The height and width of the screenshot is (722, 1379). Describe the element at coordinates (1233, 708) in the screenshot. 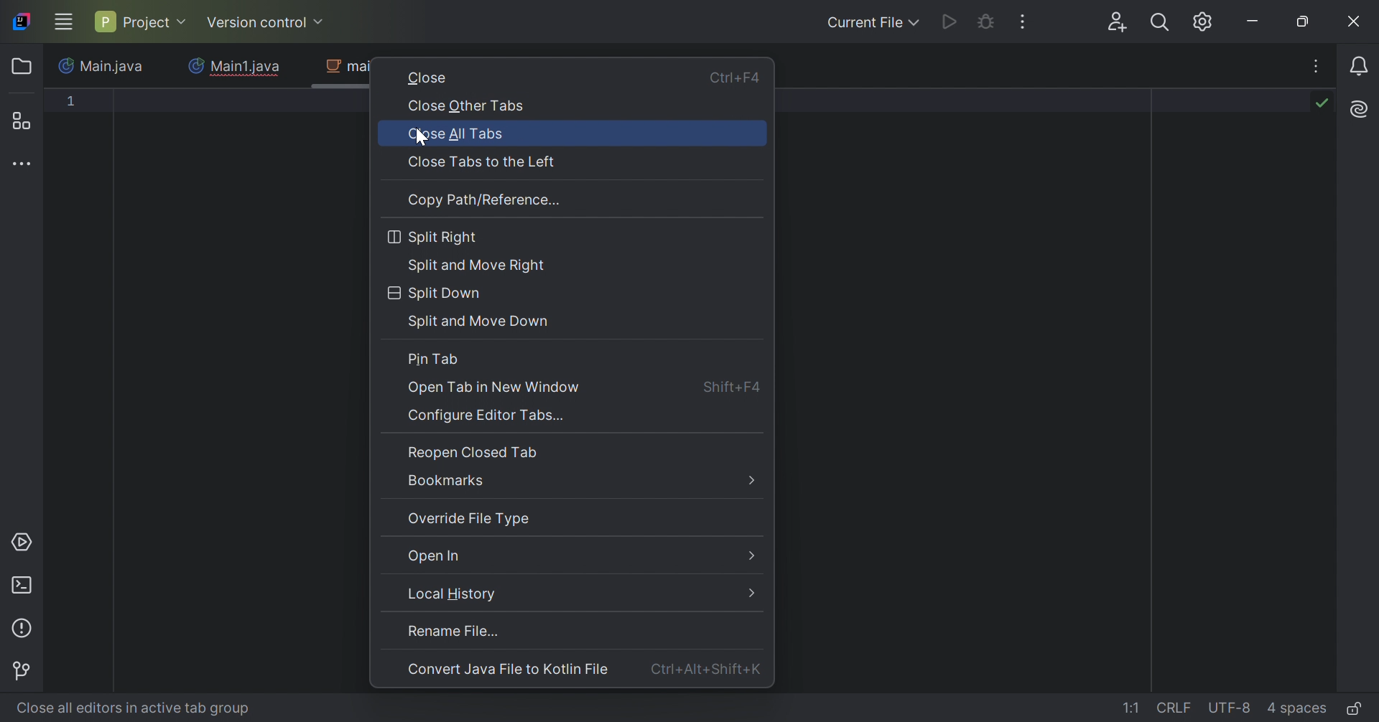

I see `UTF-8` at that location.